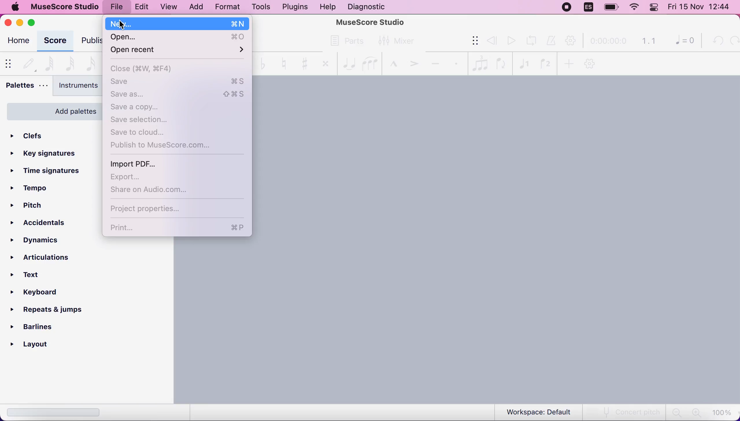  Describe the element at coordinates (280, 63) in the screenshot. I see `toggle natural` at that location.